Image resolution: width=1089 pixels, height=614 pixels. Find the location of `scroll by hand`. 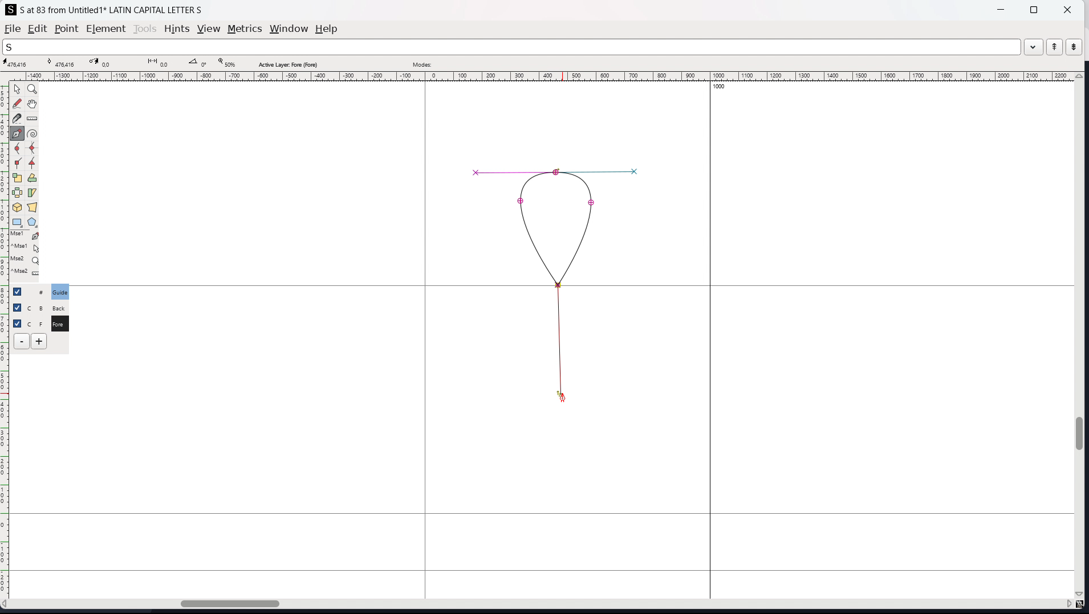

scroll by hand is located at coordinates (34, 104).